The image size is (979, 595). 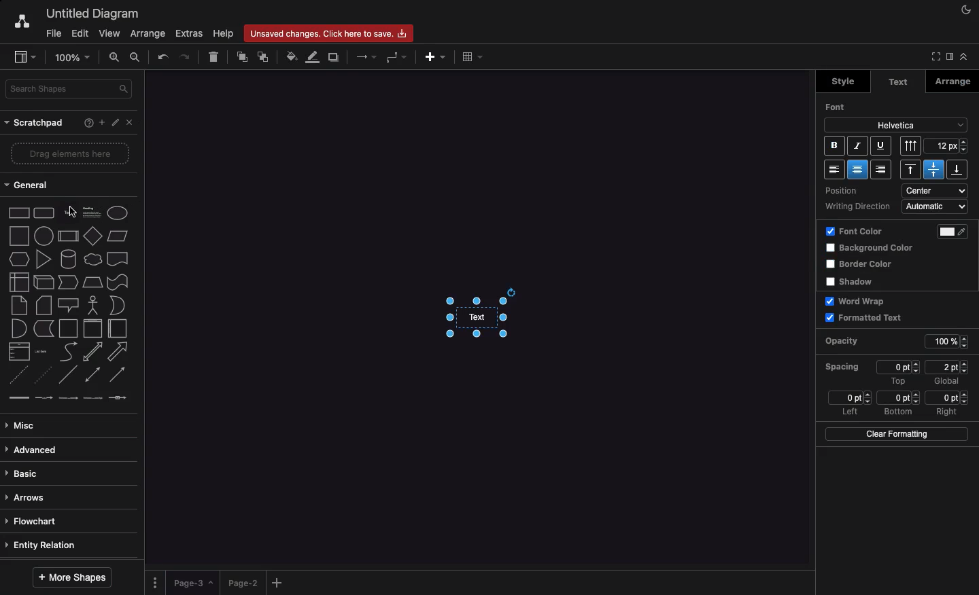 I want to click on Left, so click(x=849, y=412).